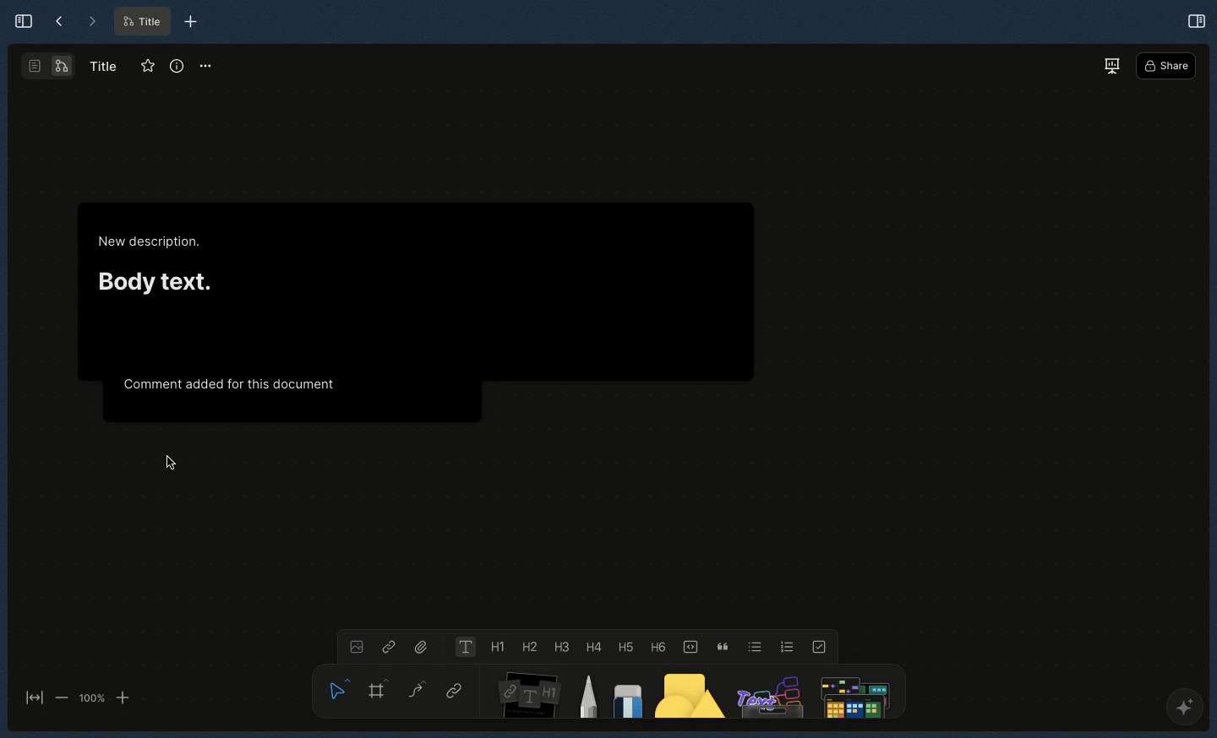  What do you see at coordinates (206, 65) in the screenshot?
I see `Options` at bounding box center [206, 65].